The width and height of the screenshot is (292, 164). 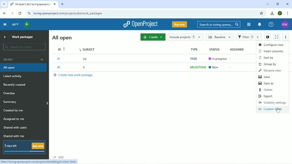 What do you see at coordinates (58, 157) in the screenshot?
I see `(1-2/2)` at bounding box center [58, 157].